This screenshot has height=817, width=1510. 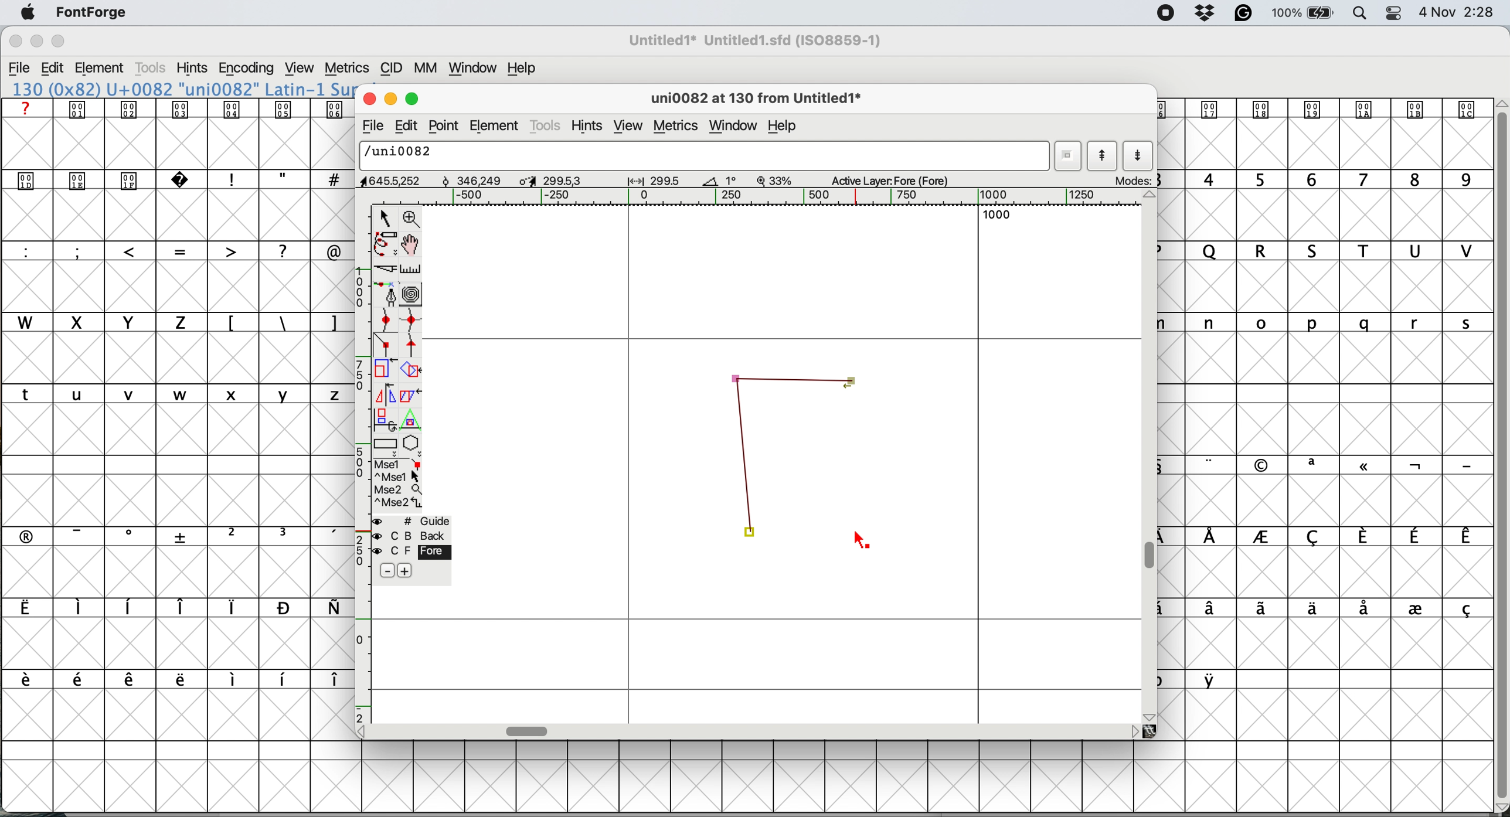 What do you see at coordinates (1357, 15) in the screenshot?
I see `spotlight search` at bounding box center [1357, 15].